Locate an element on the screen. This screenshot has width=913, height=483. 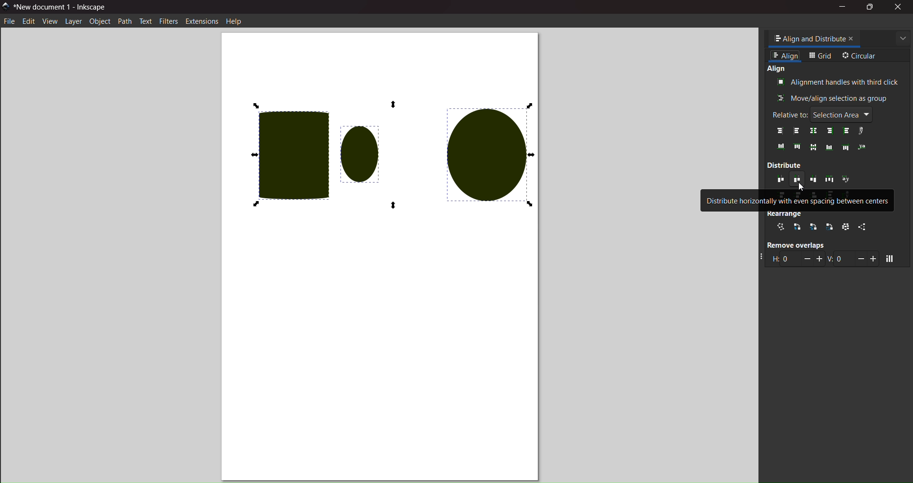
help is located at coordinates (233, 22).